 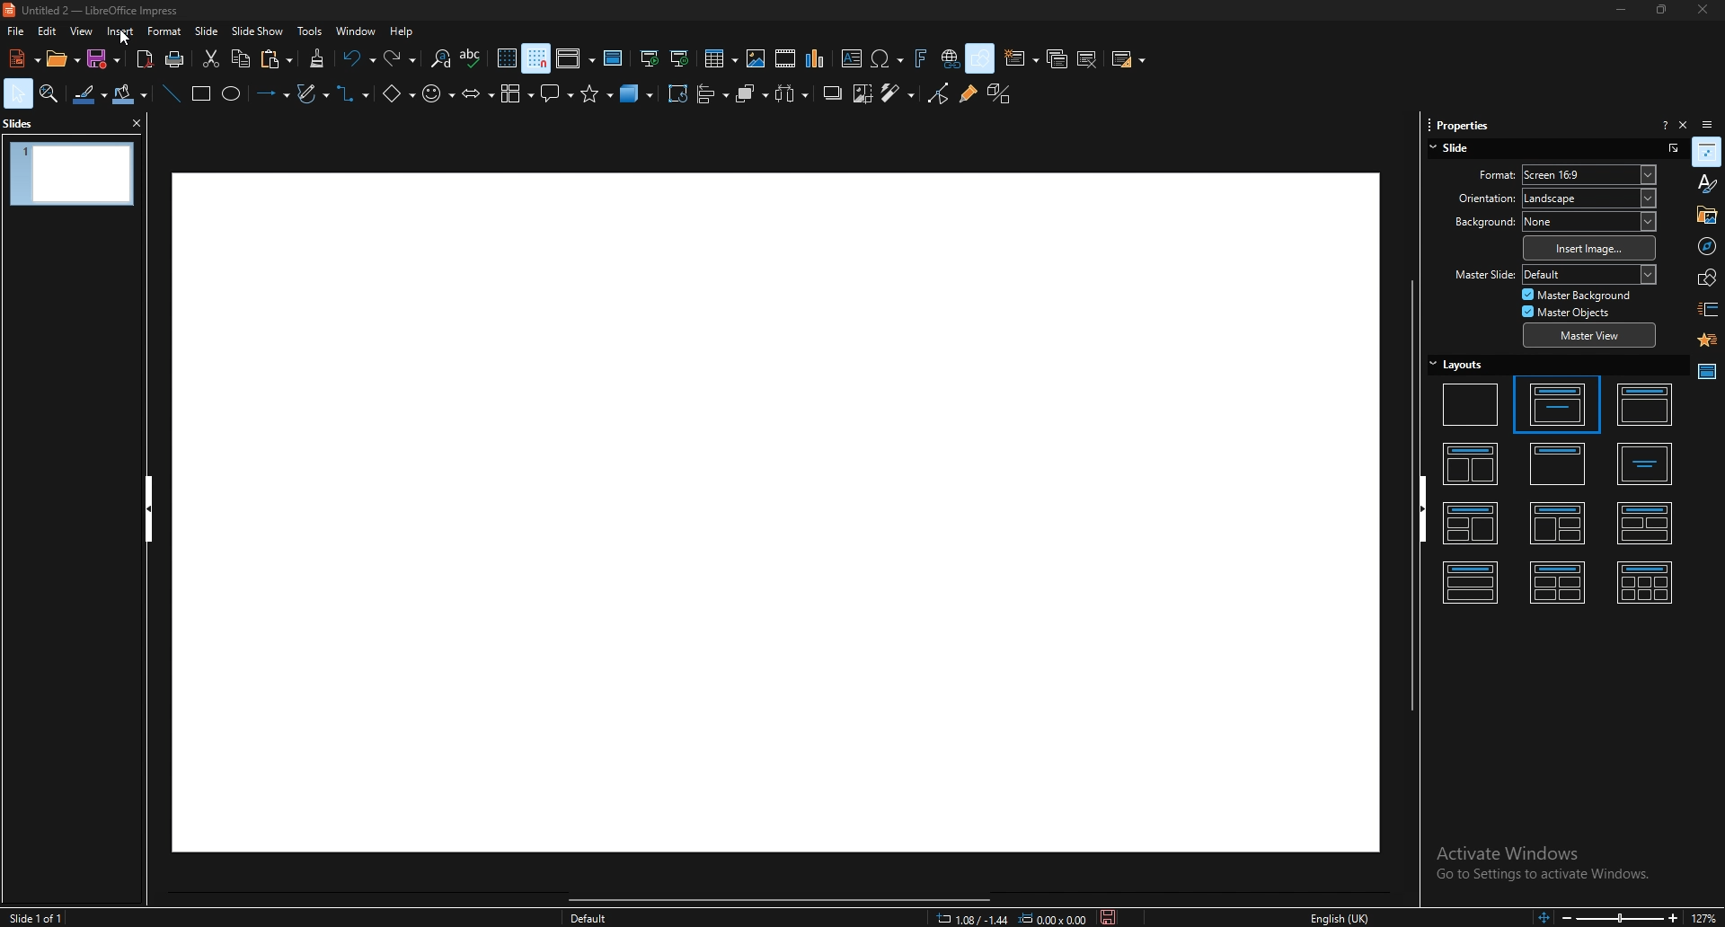 What do you see at coordinates (1706, 278) in the screenshot?
I see `shapes` at bounding box center [1706, 278].